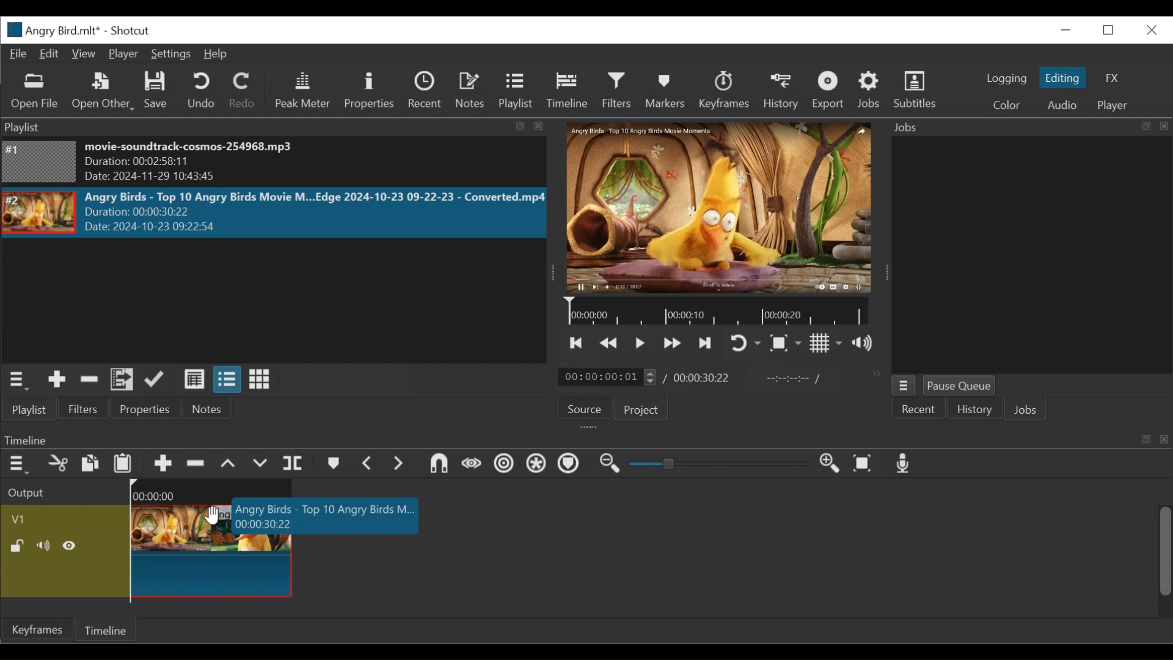 The image size is (1173, 660). Describe the element at coordinates (196, 464) in the screenshot. I see `Ripple Delete` at that location.